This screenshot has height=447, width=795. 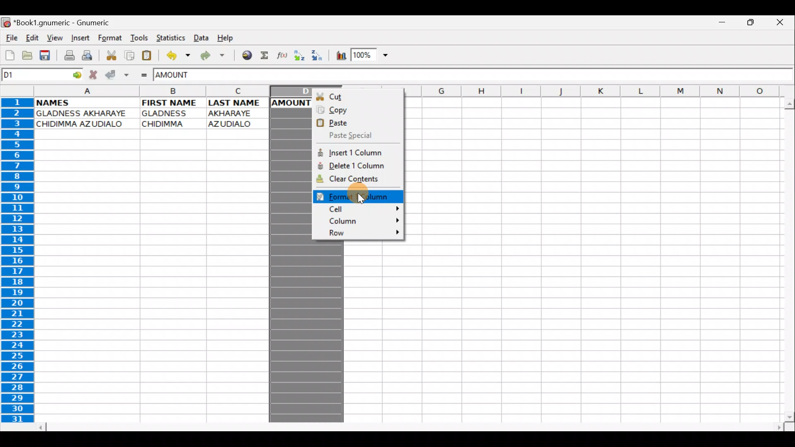 What do you see at coordinates (358, 94) in the screenshot?
I see `Cut` at bounding box center [358, 94].